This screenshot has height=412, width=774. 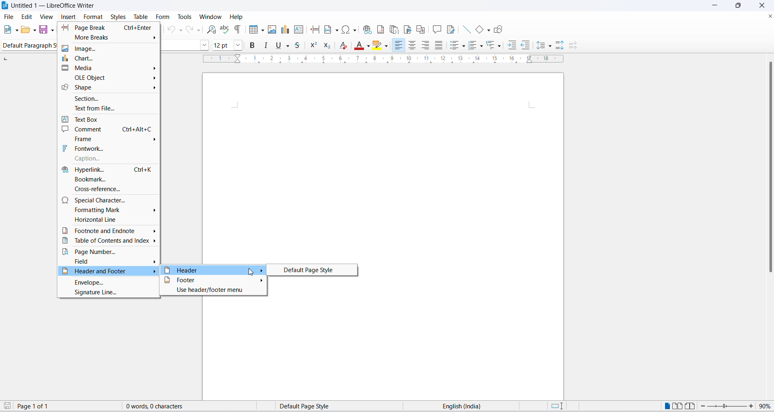 I want to click on basic shapes options, so click(x=488, y=31).